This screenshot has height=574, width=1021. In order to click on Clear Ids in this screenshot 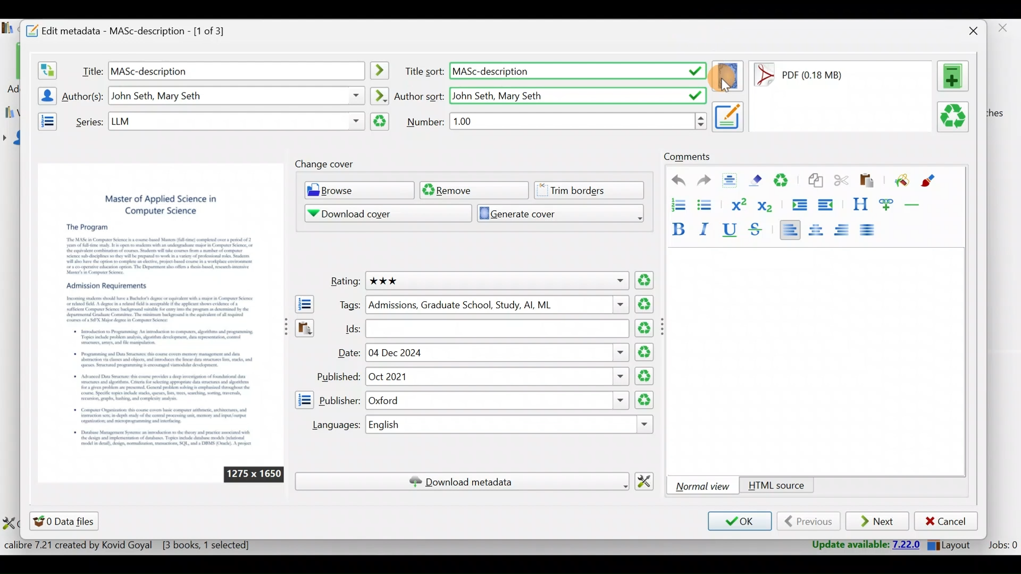, I will do `click(646, 329)`.